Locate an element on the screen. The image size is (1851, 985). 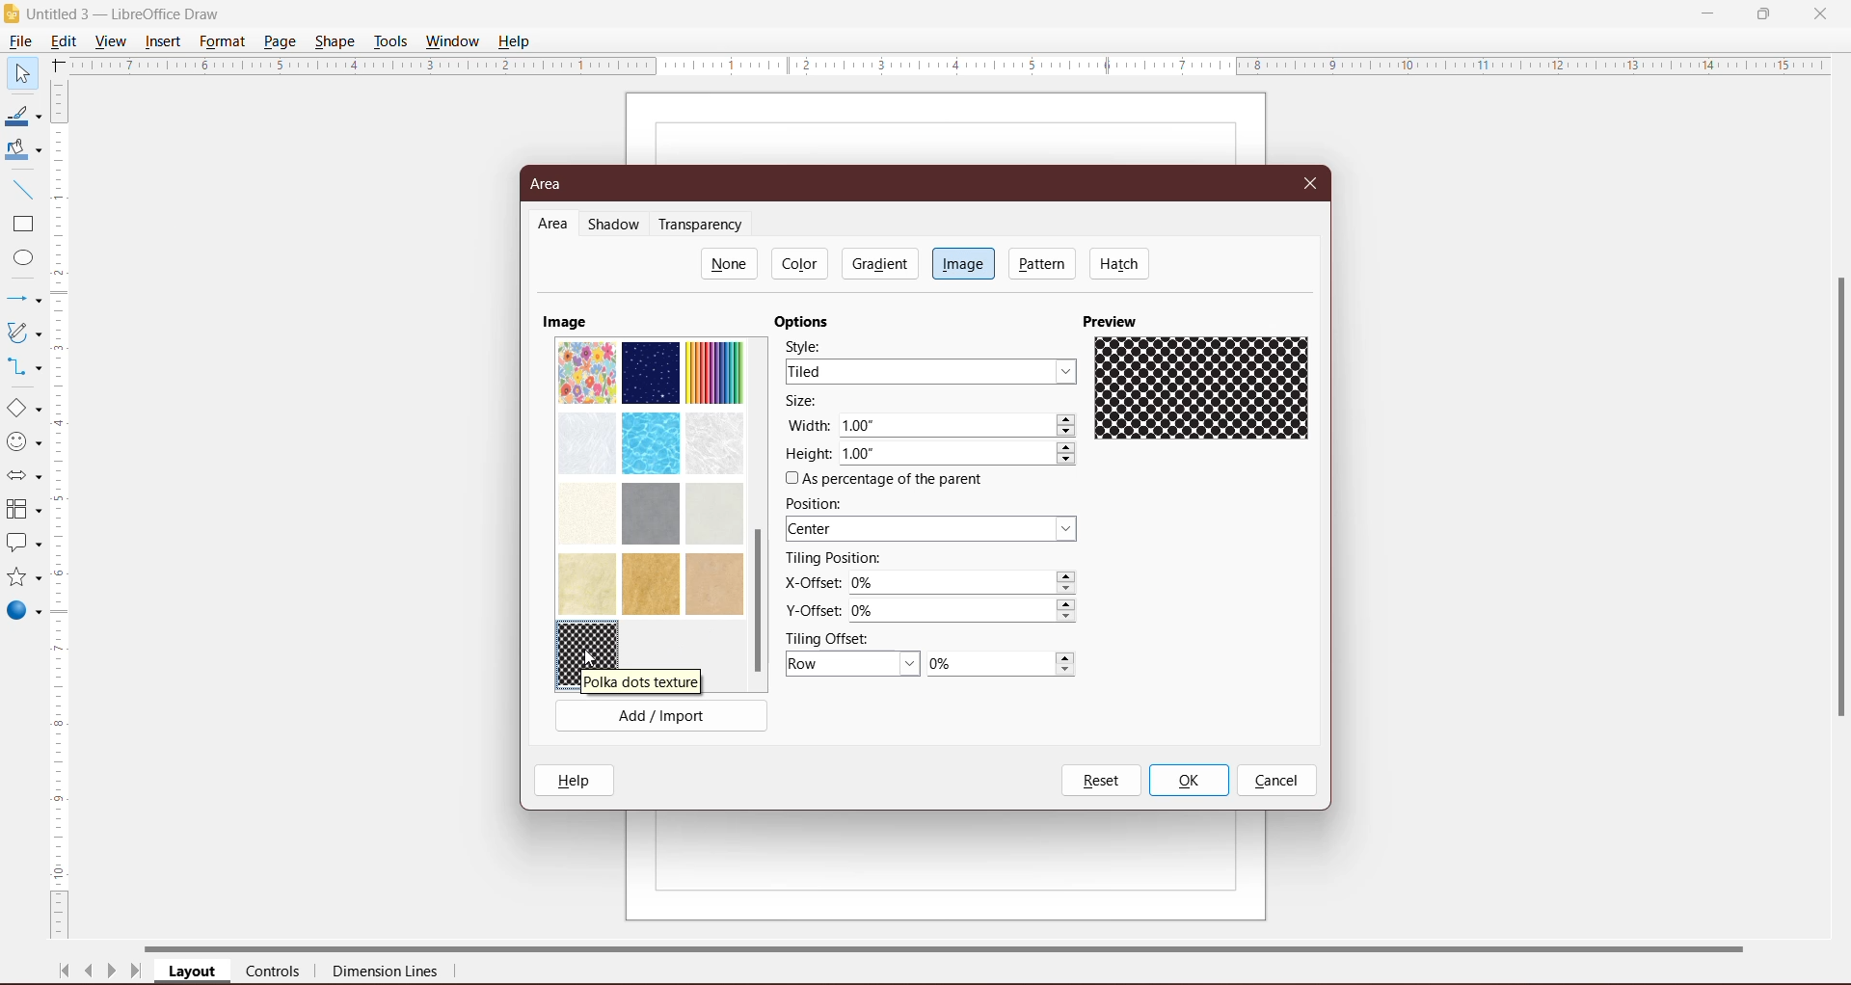
Select is located at coordinates (21, 72).